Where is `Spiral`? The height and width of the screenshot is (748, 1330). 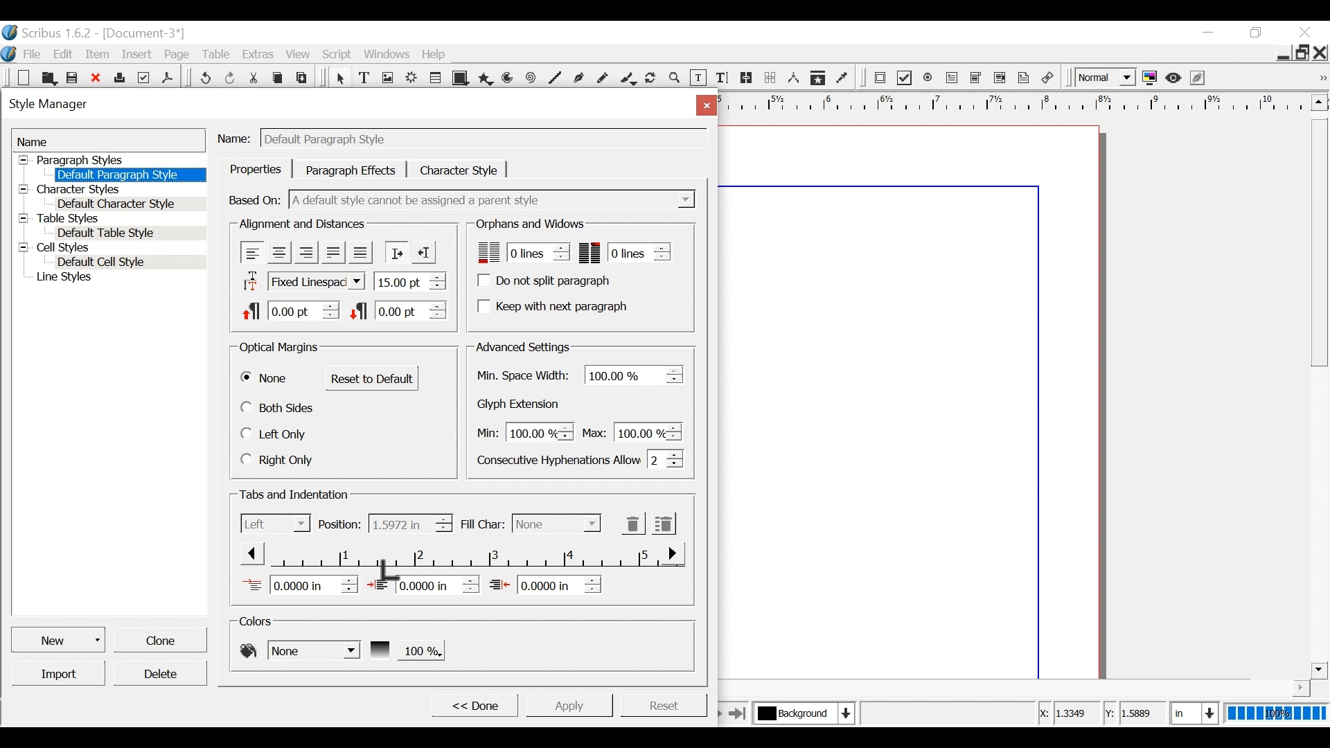 Spiral is located at coordinates (531, 78).